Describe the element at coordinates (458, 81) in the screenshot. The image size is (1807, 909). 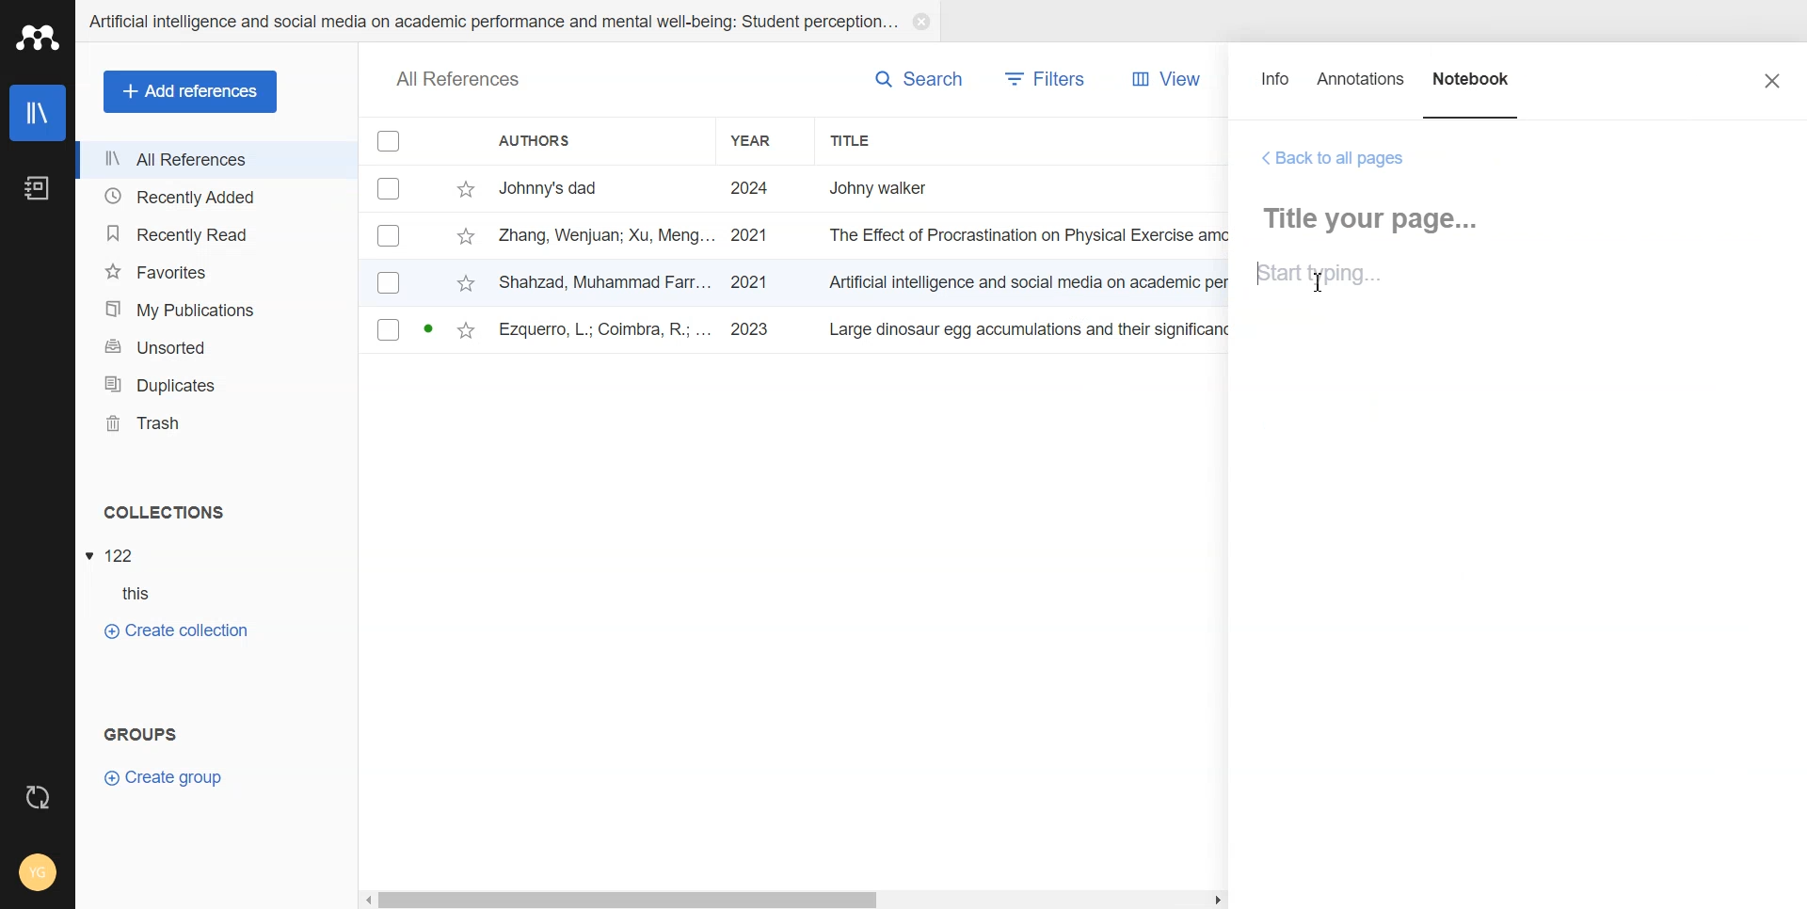
I see `all references` at that location.